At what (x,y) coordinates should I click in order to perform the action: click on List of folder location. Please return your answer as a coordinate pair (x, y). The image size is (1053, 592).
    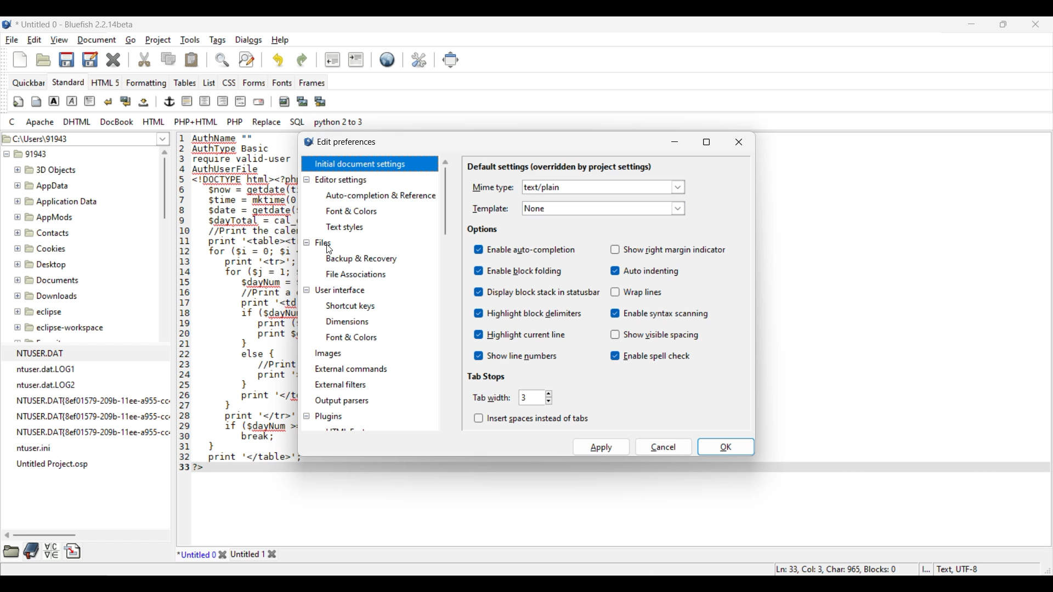
    Looking at the image, I should click on (163, 139).